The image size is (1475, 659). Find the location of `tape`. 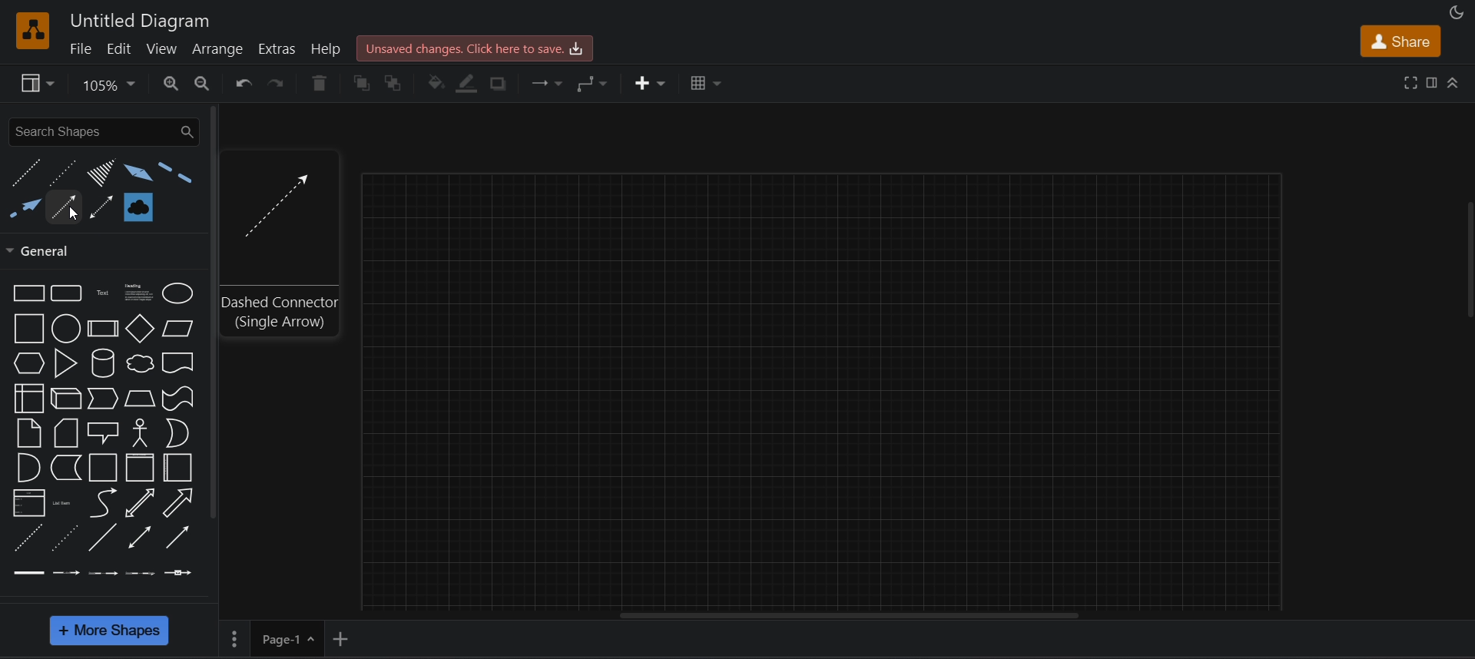

tape is located at coordinates (181, 399).